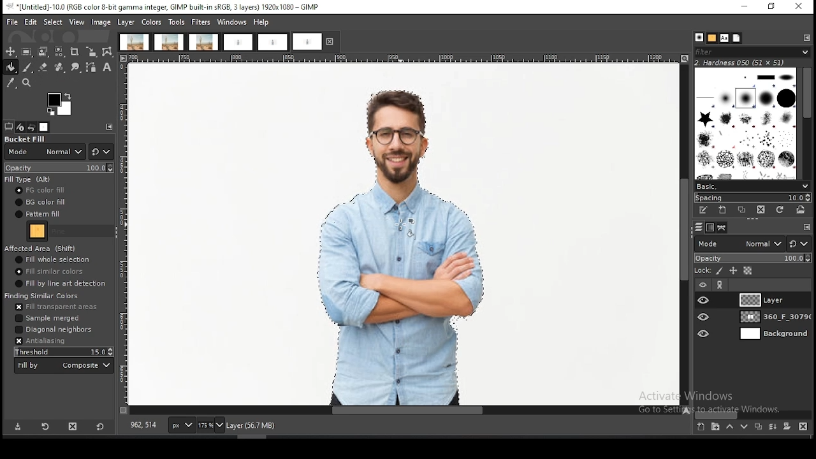 The image size is (816, 459). I want to click on brush presets, so click(752, 187).